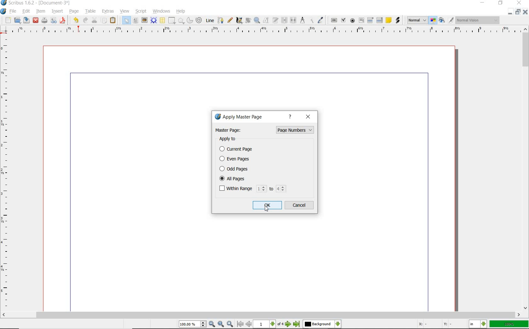 This screenshot has height=329, width=529. What do you see at coordinates (63, 21) in the screenshot?
I see `save as pdf` at bounding box center [63, 21].